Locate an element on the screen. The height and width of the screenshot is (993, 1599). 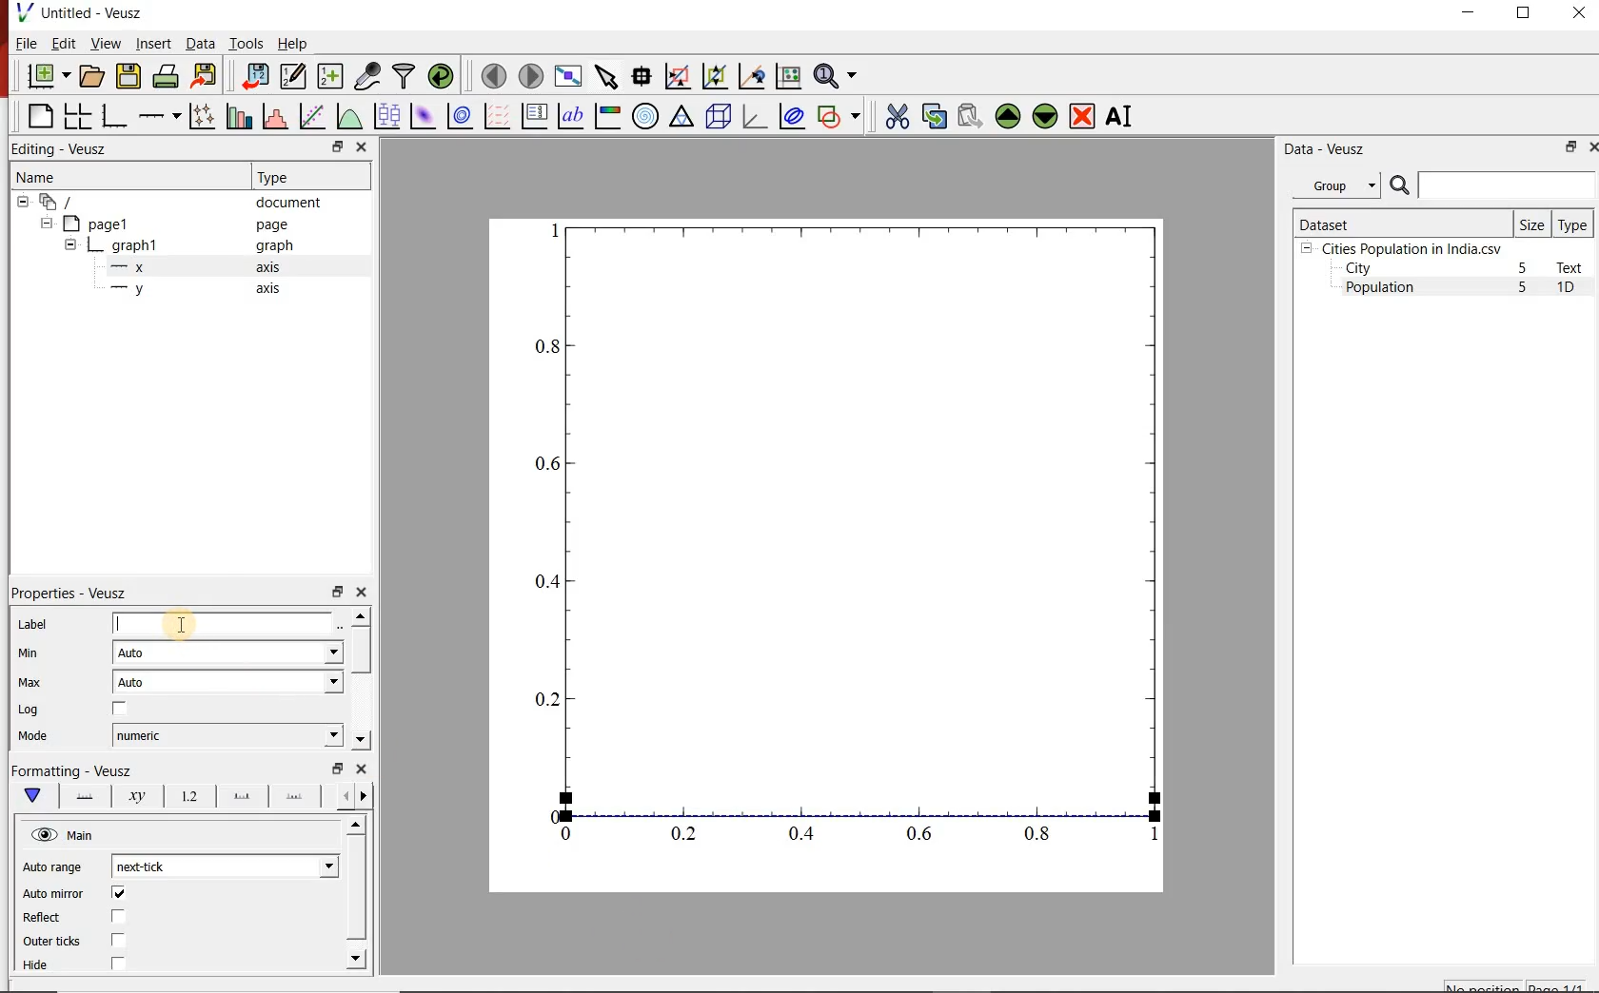
Editing - Veusz is located at coordinates (69, 148).